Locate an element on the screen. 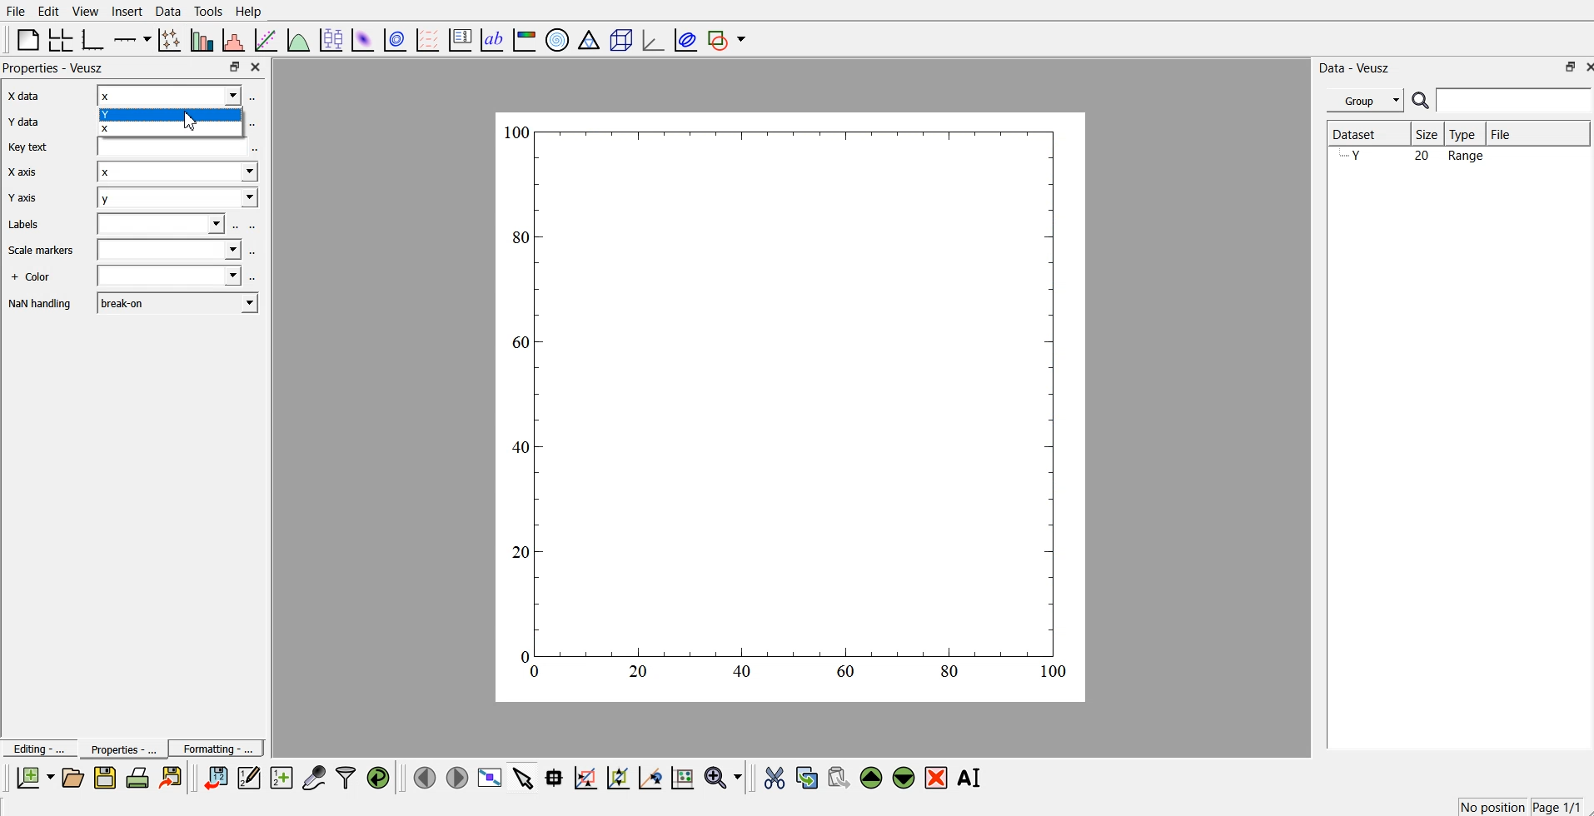 The image size is (1594, 816). Data is located at coordinates (168, 11).